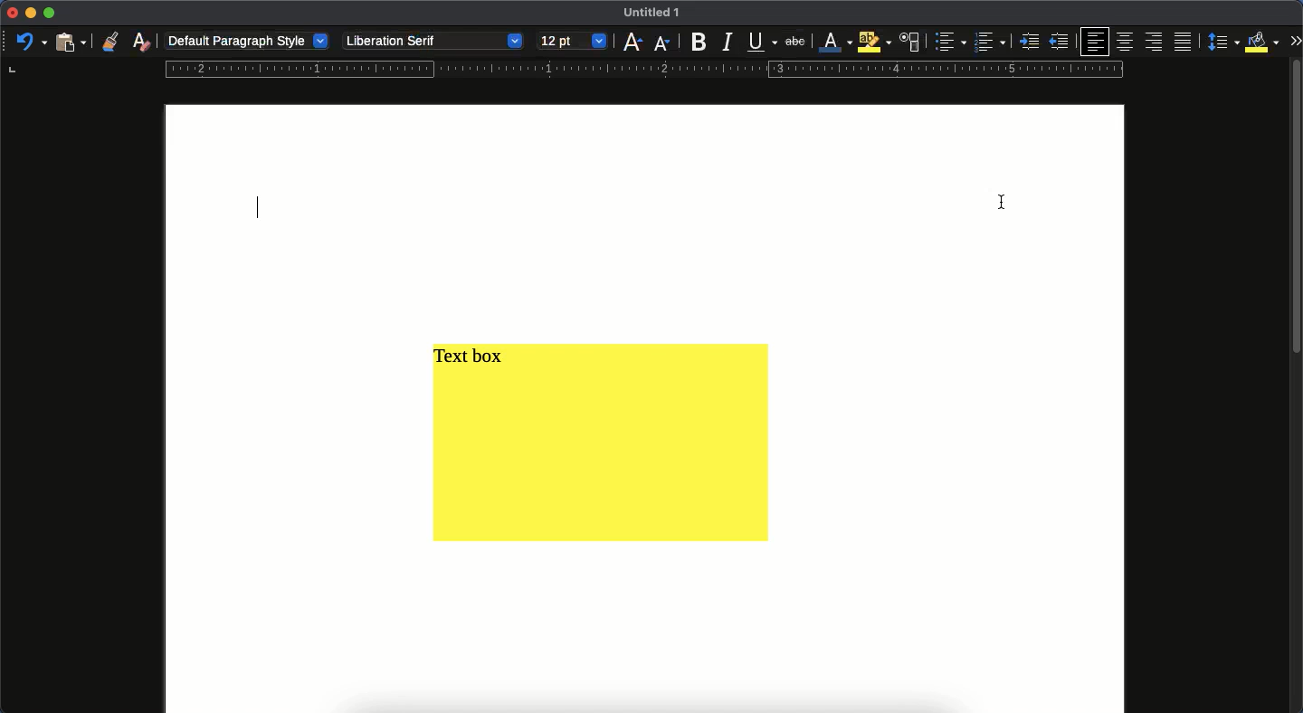 The image size is (1303, 713). What do you see at coordinates (51, 14) in the screenshot?
I see `maximize` at bounding box center [51, 14].